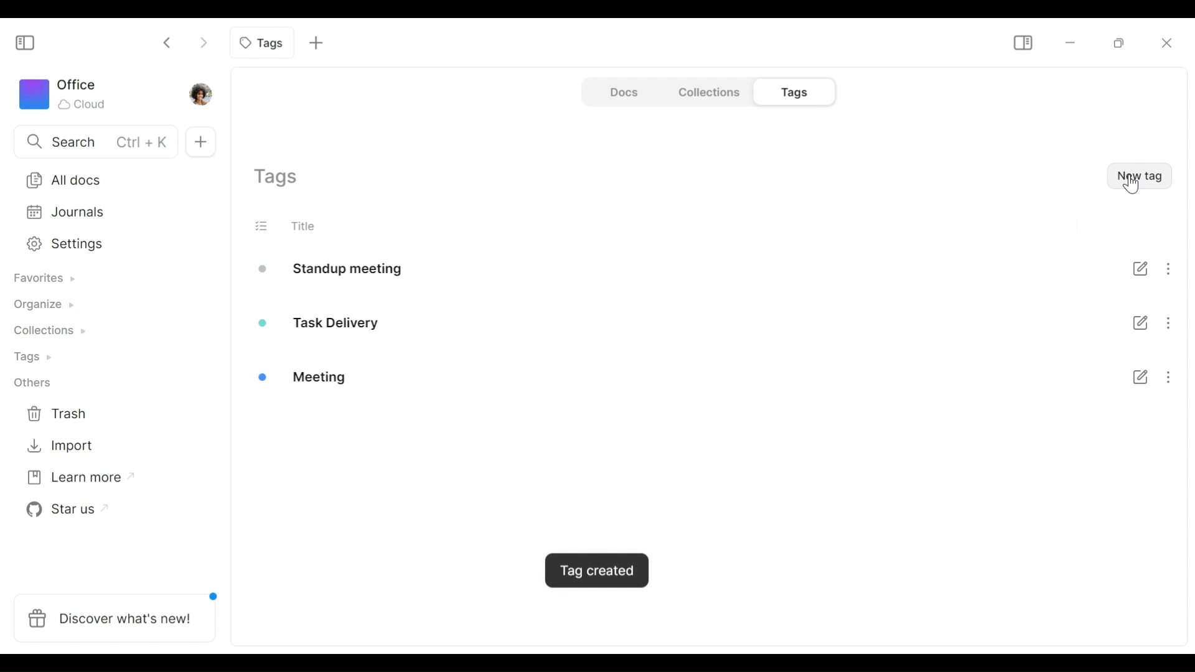 This screenshot has height=672, width=1195. What do you see at coordinates (1138, 175) in the screenshot?
I see `New Tag` at bounding box center [1138, 175].